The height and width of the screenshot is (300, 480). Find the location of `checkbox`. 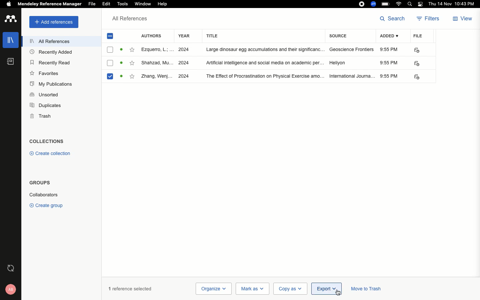

checkbox is located at coordinates (110, 63).